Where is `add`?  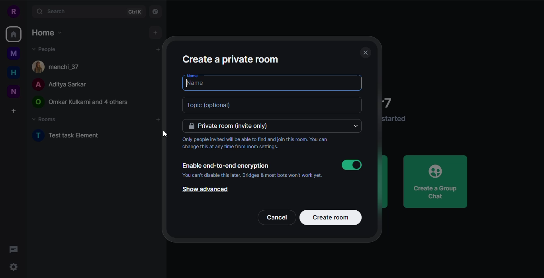 add is located at coordinates (153, 51).